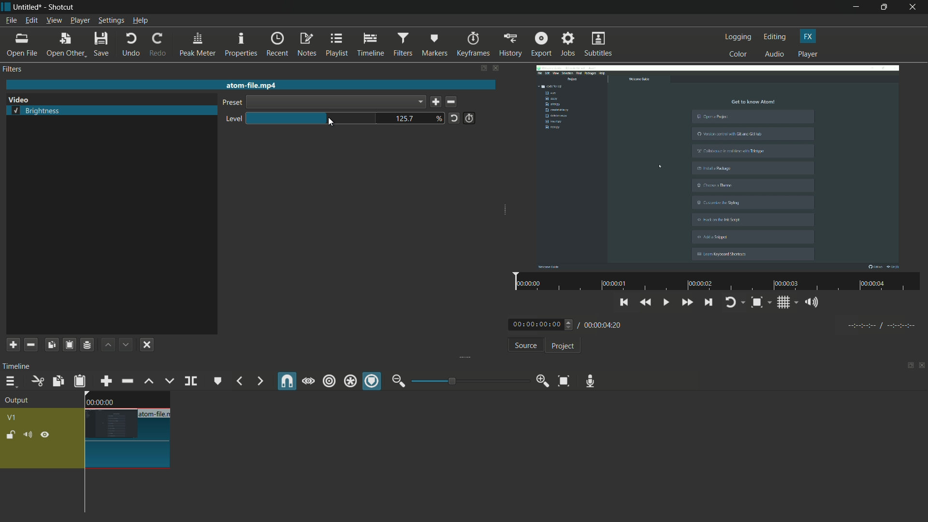 This screenshot has width=928, height=522. What do you see at coordinates (405, 119) in the screenshot?
I see `125.7` at bounding box center [405, 119].